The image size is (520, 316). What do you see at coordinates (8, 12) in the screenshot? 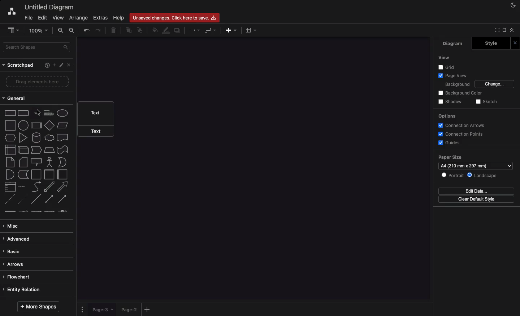
I see `Draw.io` at bounding box center [8, 12].